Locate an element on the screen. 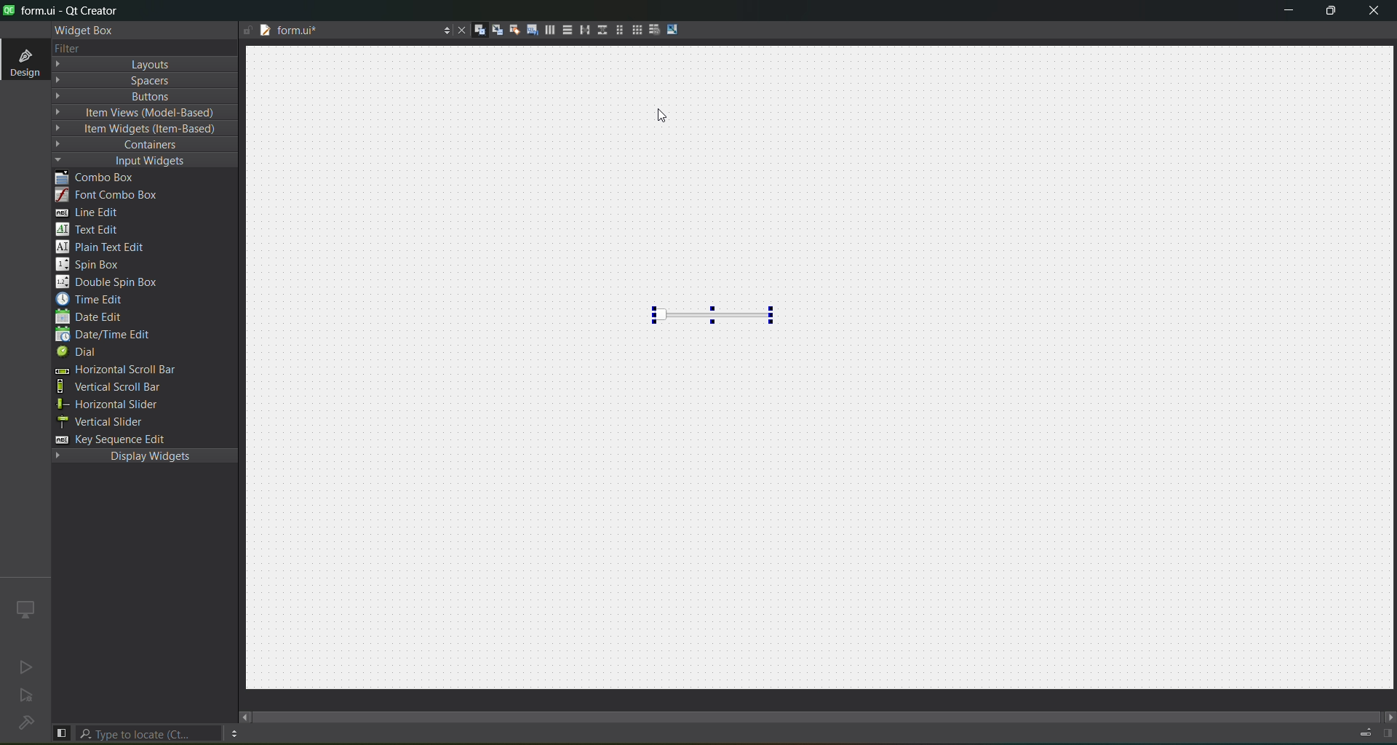  vertical scroll bar is located at coordinates (116, 389).